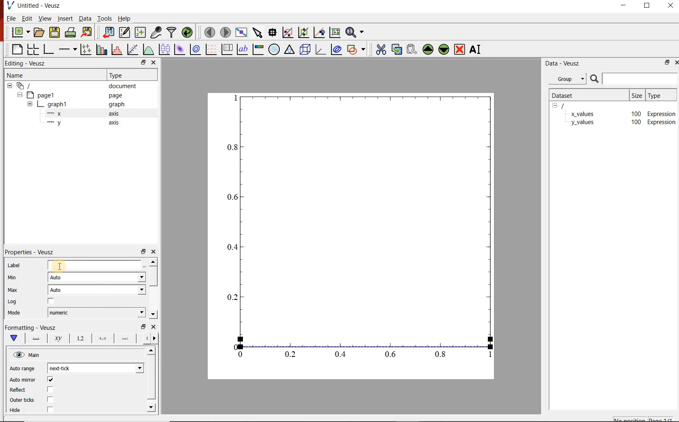 The image size is (679, 422). What do you see at coordinates (96, 368) in the screenshot?
I see `next tick` at bounding box center [96, 368].